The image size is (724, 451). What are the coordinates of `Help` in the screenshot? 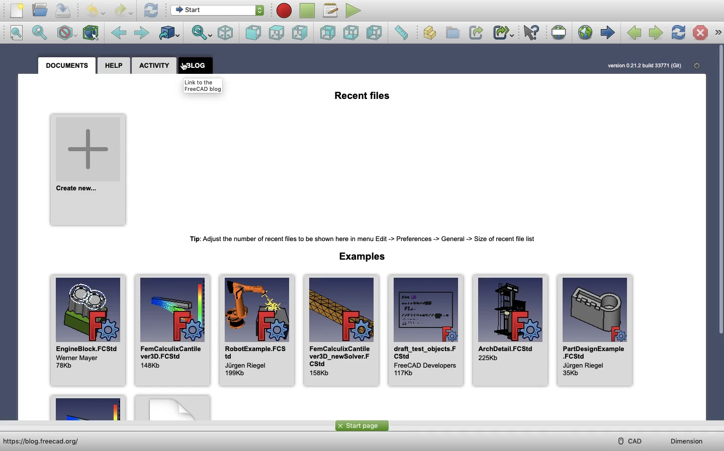 It's located at (114, 66).